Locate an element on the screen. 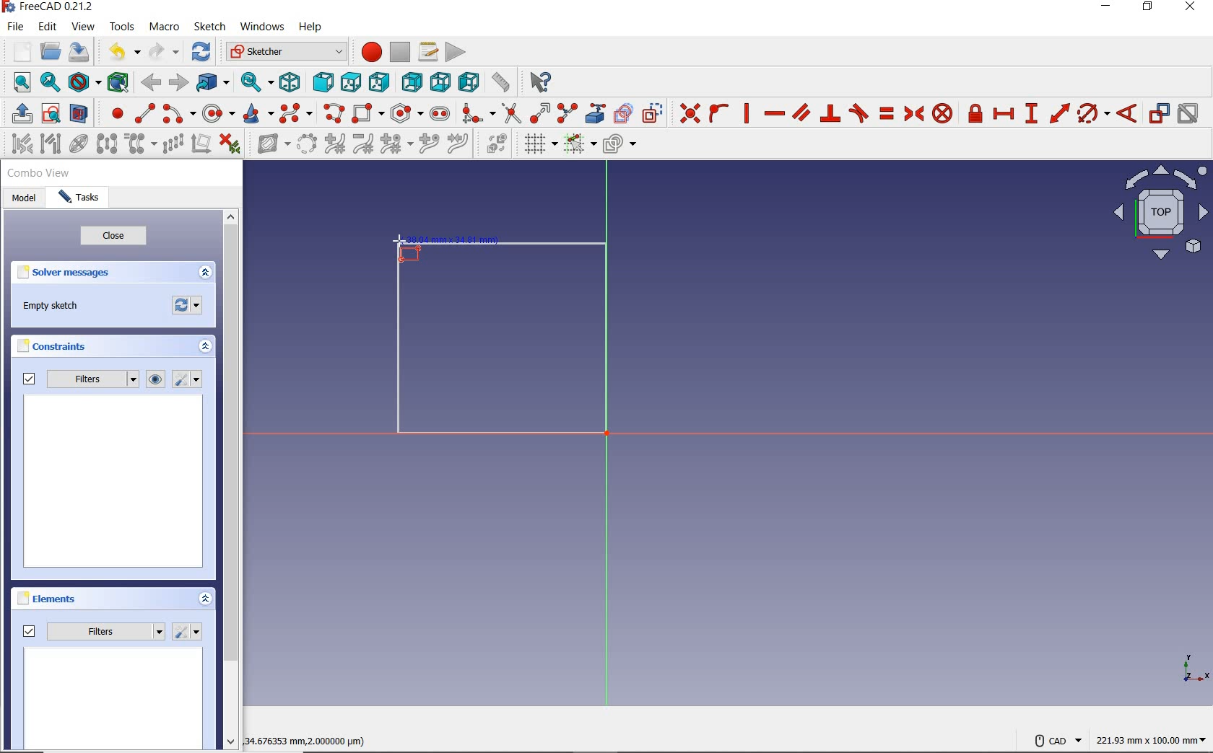 This screenshot has width=1213, height=753. constrain tangent is located at coordinates (858, 113).